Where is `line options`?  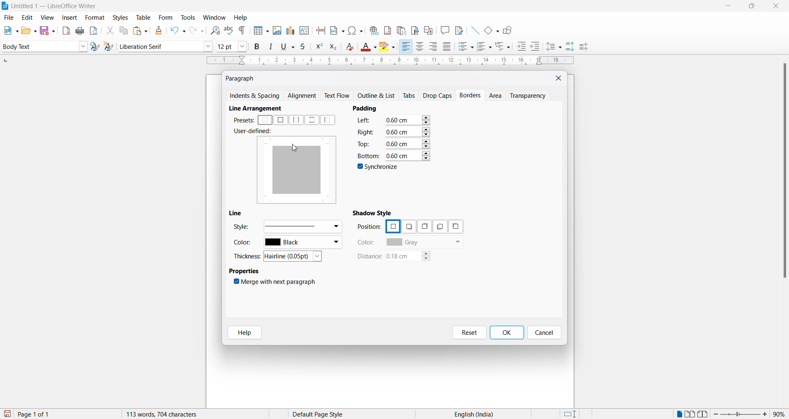
line options is located at coordinates (302, 226).